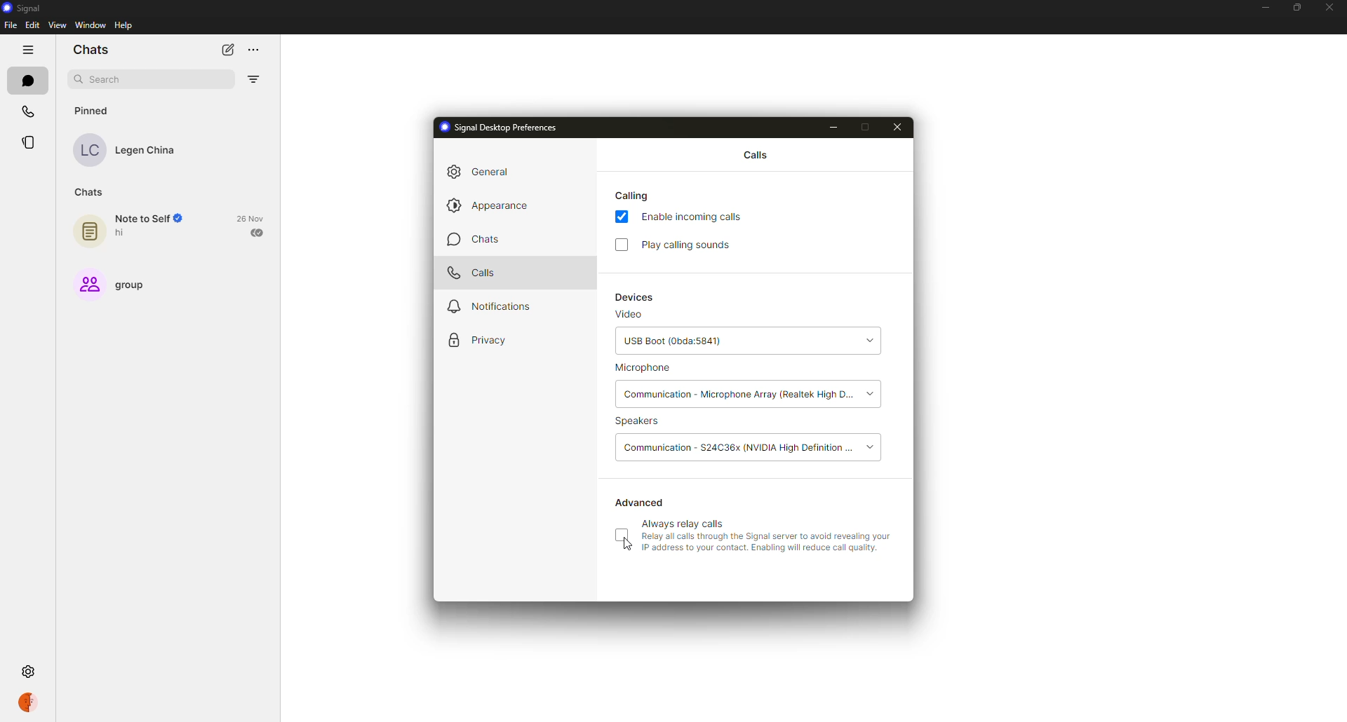  Describe the element at coordinates (634, 195) in the screenshot. I see `calling` at that location.